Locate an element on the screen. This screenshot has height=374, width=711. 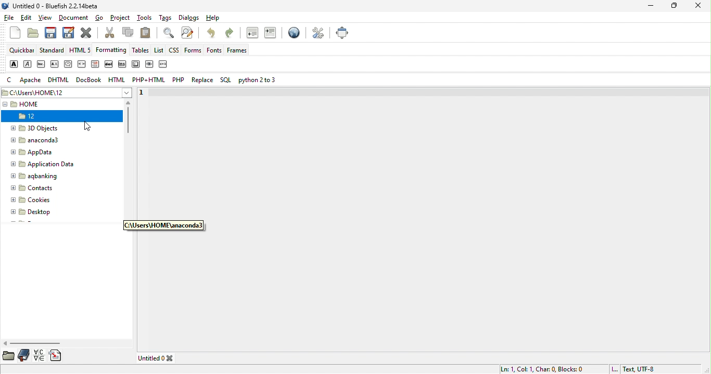
file is located at coordinates (9, 19).